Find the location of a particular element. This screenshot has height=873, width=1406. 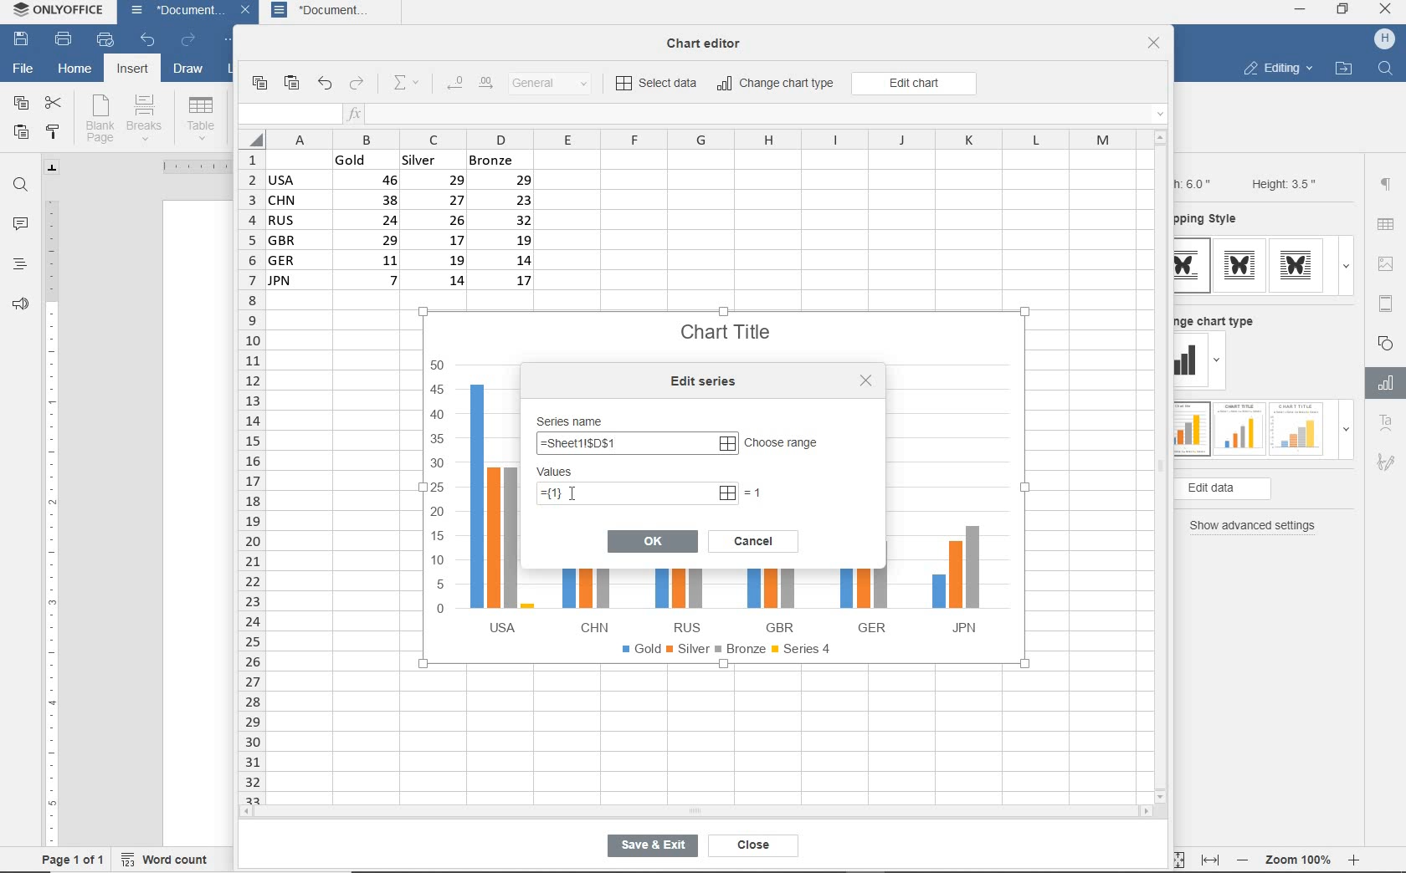

USA is located at coordinates (497, 508).